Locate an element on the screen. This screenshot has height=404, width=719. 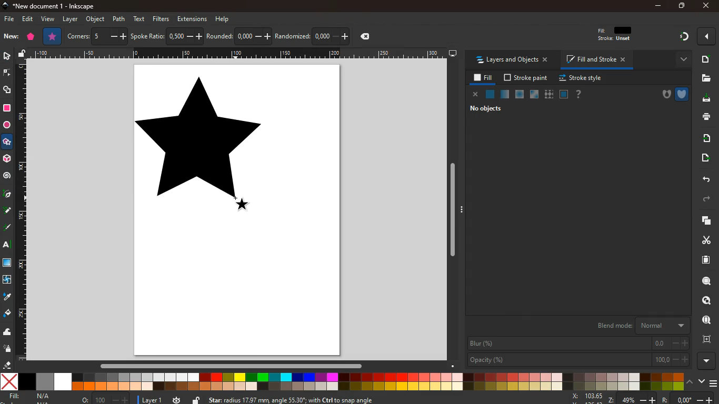
sheet is located at coordinates (702, 262).